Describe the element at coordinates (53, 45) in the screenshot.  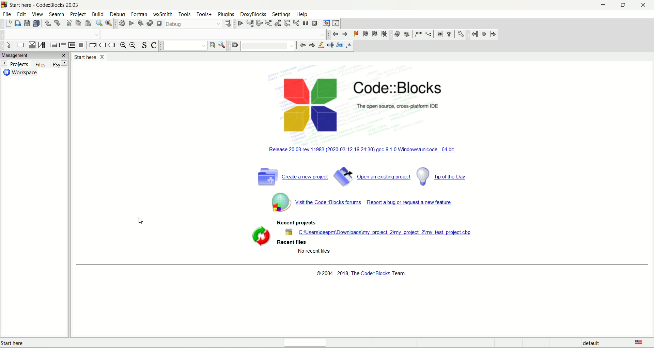
I see `entry condition loop` at that location.